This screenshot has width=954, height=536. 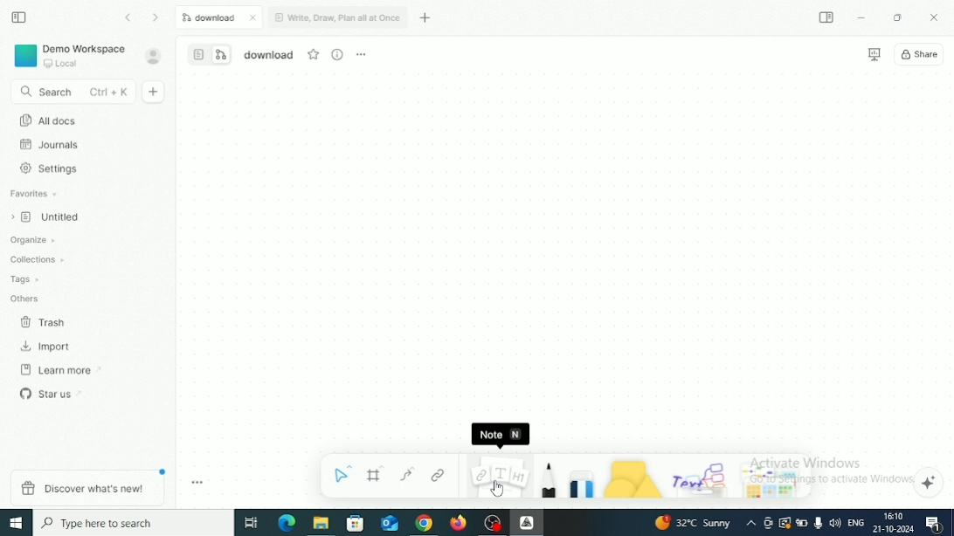 What do you see at coordinates (320, 524) in the screenshot?
I see `File Explorer` at bounding box center [320, 524].